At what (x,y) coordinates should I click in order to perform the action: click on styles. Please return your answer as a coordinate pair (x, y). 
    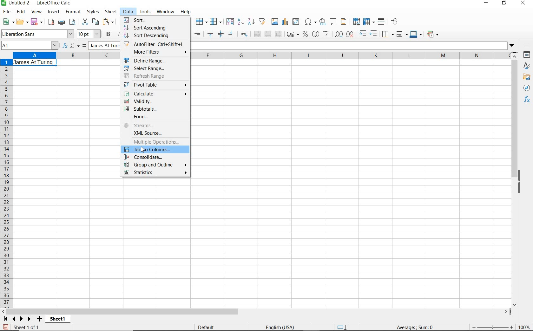
    Looking at the image, I should click on (527, 66).